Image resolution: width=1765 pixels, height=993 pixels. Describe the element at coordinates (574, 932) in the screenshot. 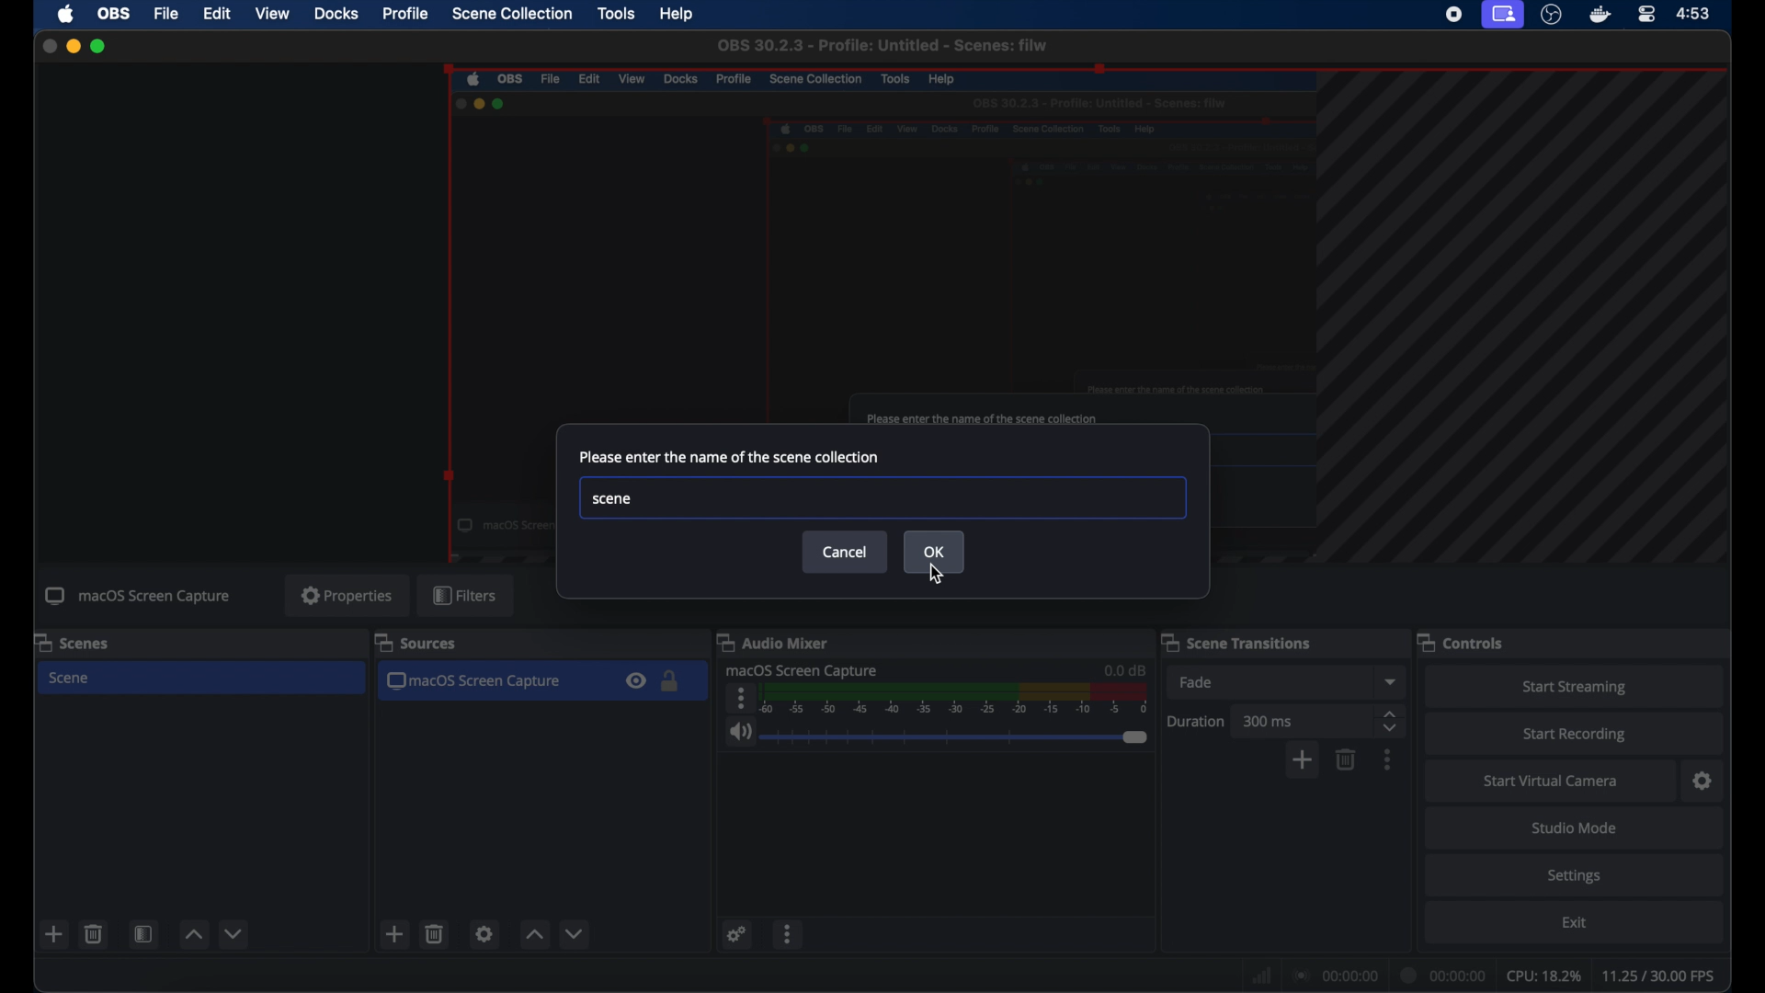

I see `decrement` at that location.